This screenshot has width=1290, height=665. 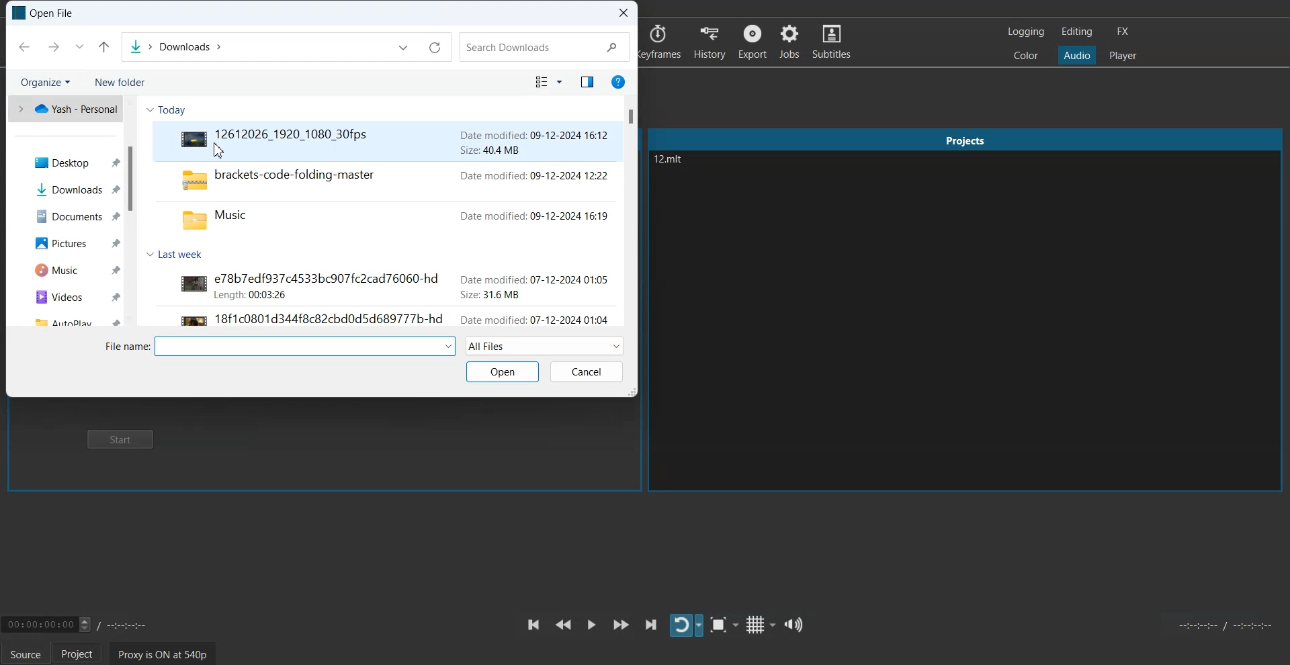 What do you see at coordinates (132, 211) in the screenshot?
I see `Vertical Scroll bar` at bounding box center [132, 211].